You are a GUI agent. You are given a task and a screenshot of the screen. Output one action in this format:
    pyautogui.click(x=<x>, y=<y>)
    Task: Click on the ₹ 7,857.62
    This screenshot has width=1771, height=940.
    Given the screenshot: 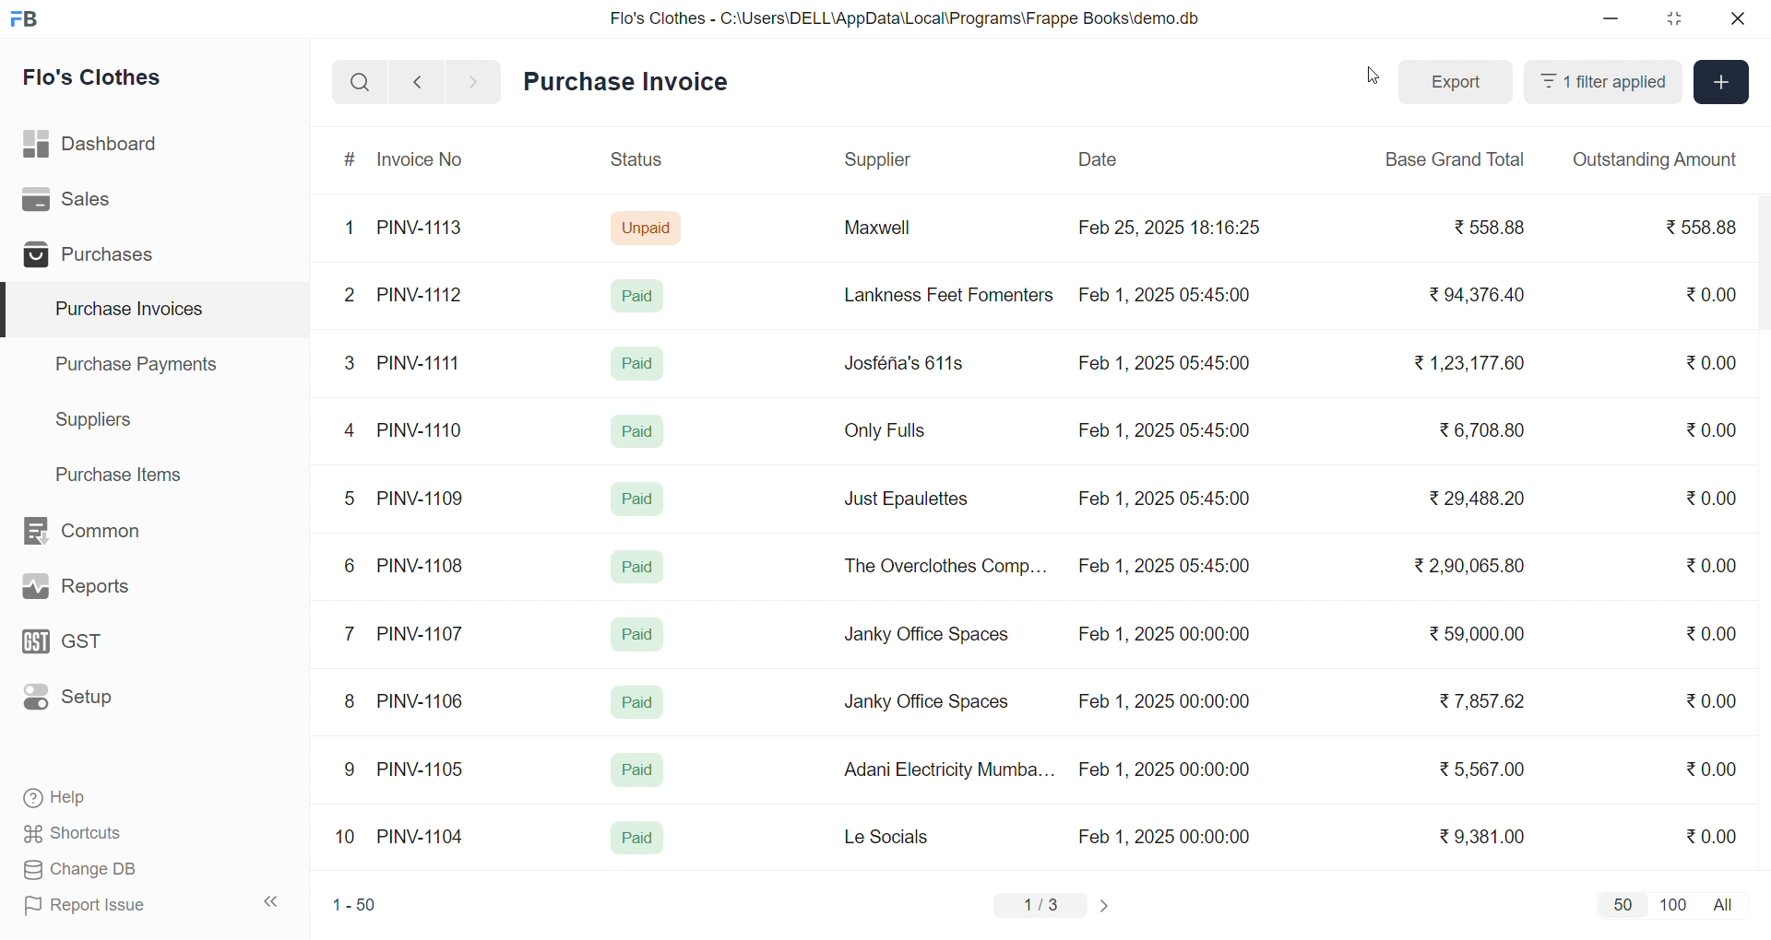 What is the action you would take?
    pyautogui.click(x=1484, y=701)
    